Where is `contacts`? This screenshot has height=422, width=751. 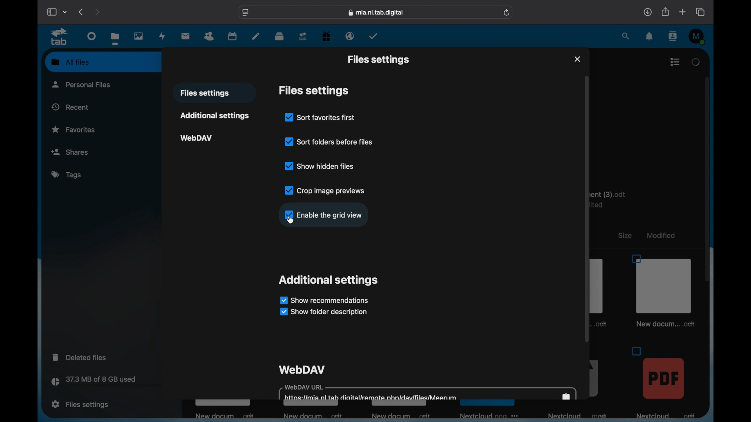
contacts is located at coordinates (209, 36).